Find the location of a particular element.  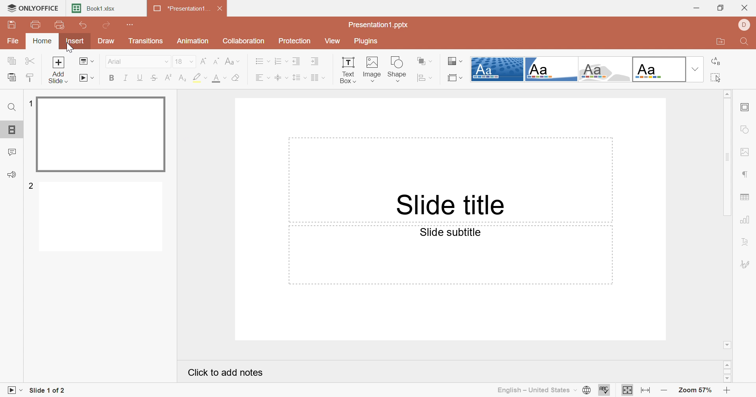

Vertical Align is located at coordinates (280, 78).